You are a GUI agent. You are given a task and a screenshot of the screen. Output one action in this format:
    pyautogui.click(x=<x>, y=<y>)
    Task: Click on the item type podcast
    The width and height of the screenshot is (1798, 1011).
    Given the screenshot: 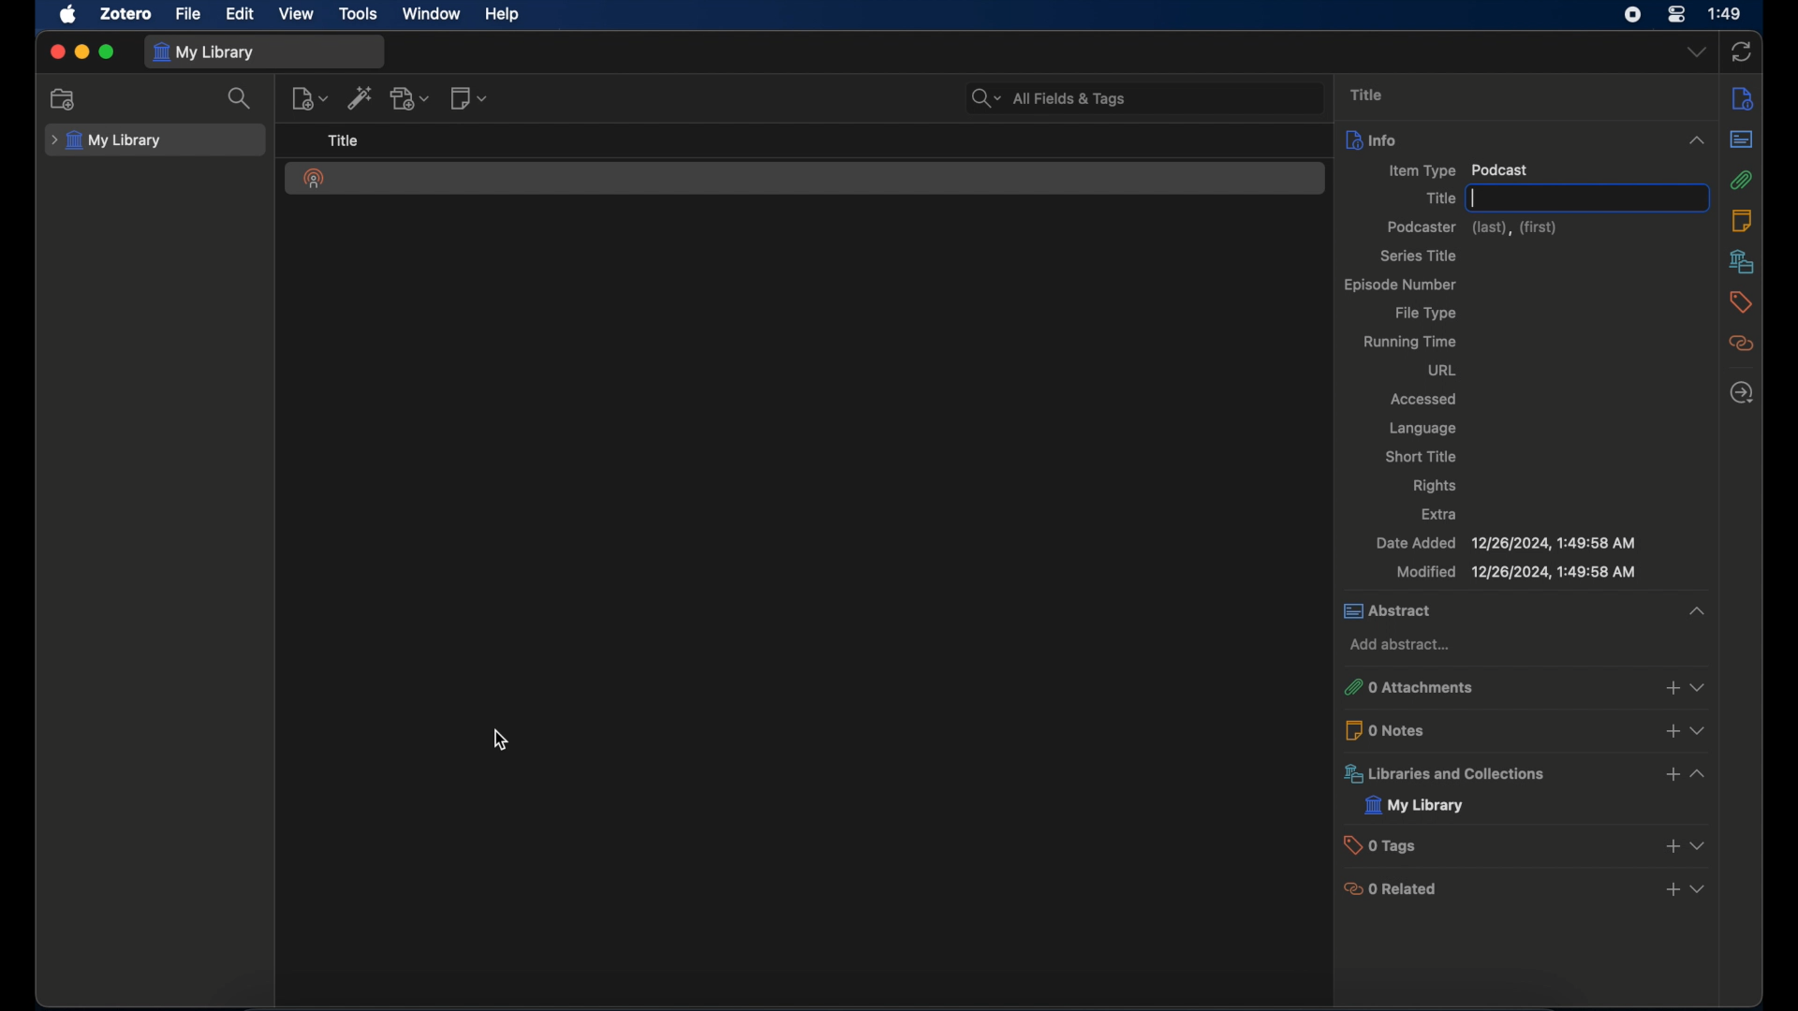 What is the action you would take?
    pyautogui.click(x=1460, y=170)
    